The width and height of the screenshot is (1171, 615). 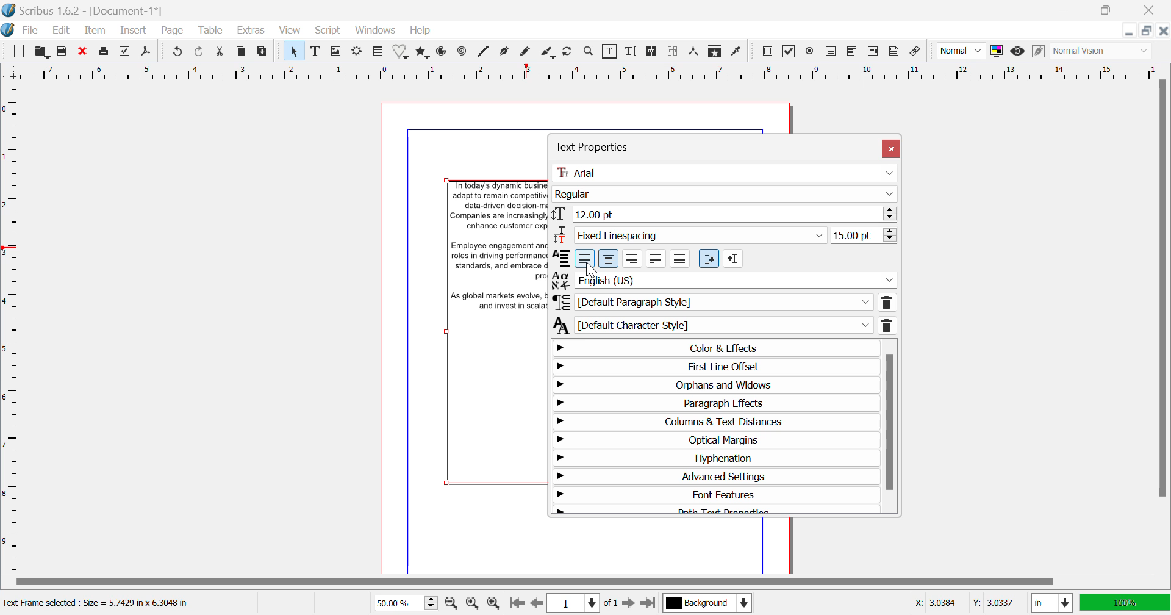 I want to click on Redo, so click(x=201, y=51).